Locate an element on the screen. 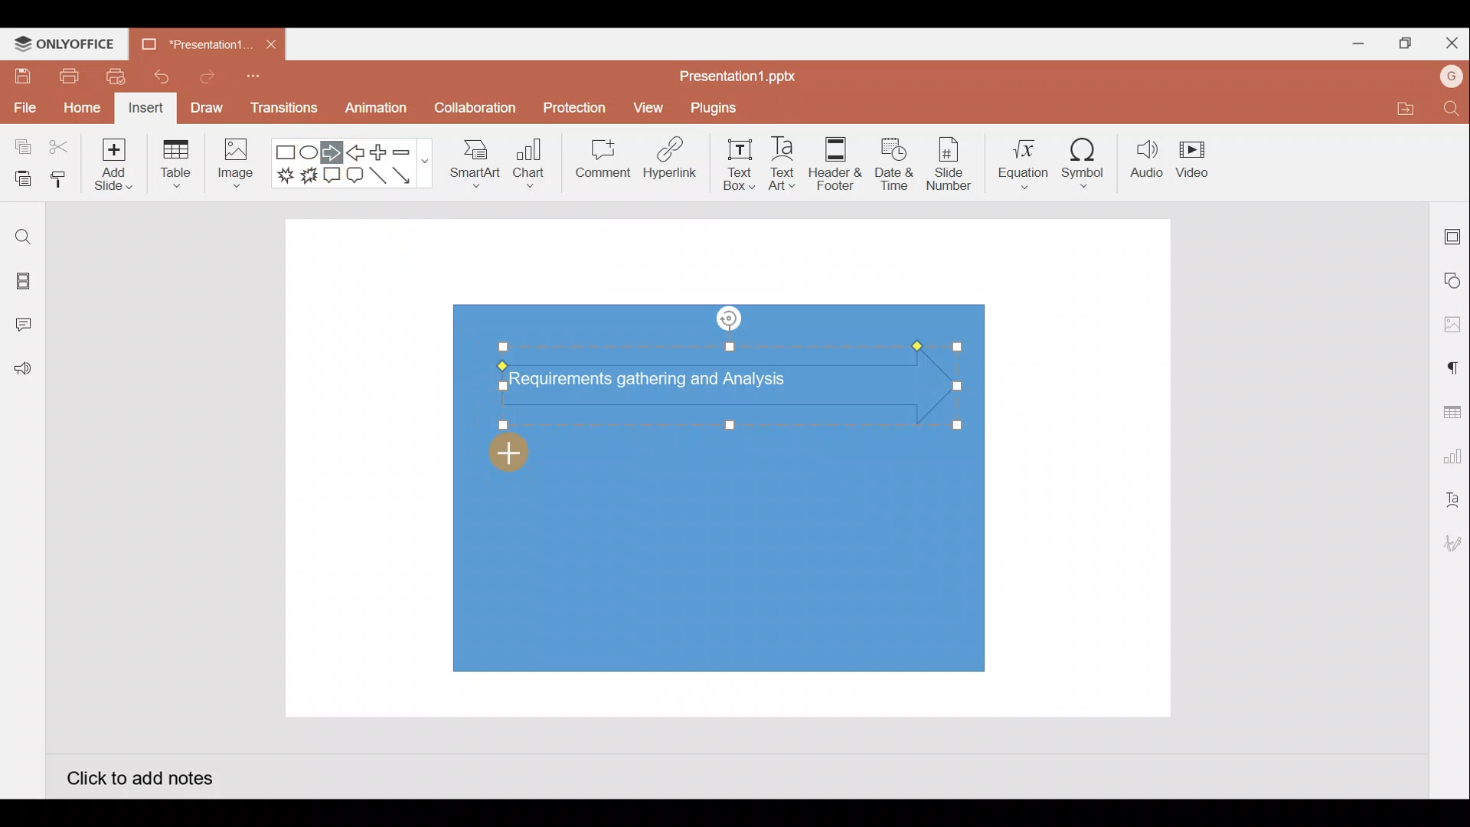  Comments is located at coordinates (27, 326).